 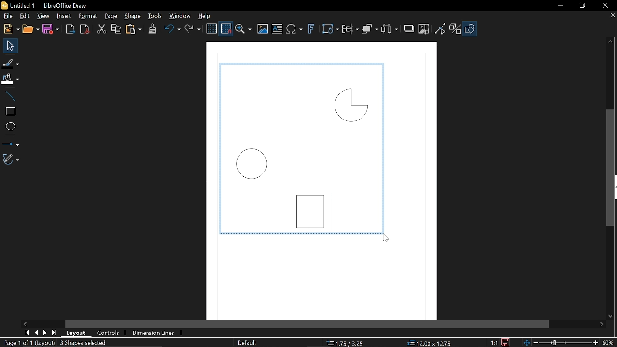 I want to click on Insert, so click(x=64, y=15).